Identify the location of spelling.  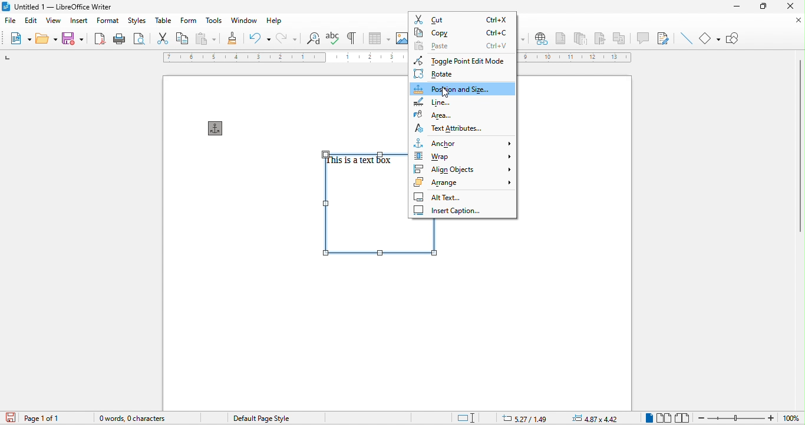
(332, 38).